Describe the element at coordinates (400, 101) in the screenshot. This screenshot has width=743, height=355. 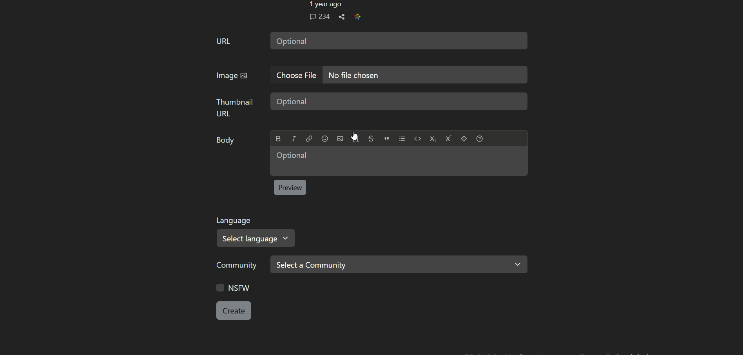
I see `text box` at that location.